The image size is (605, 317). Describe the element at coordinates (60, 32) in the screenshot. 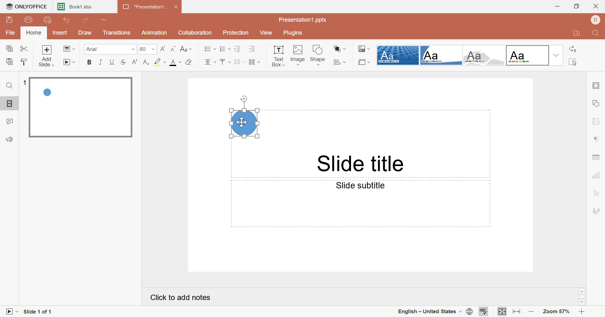

I see `Insert` at that location.